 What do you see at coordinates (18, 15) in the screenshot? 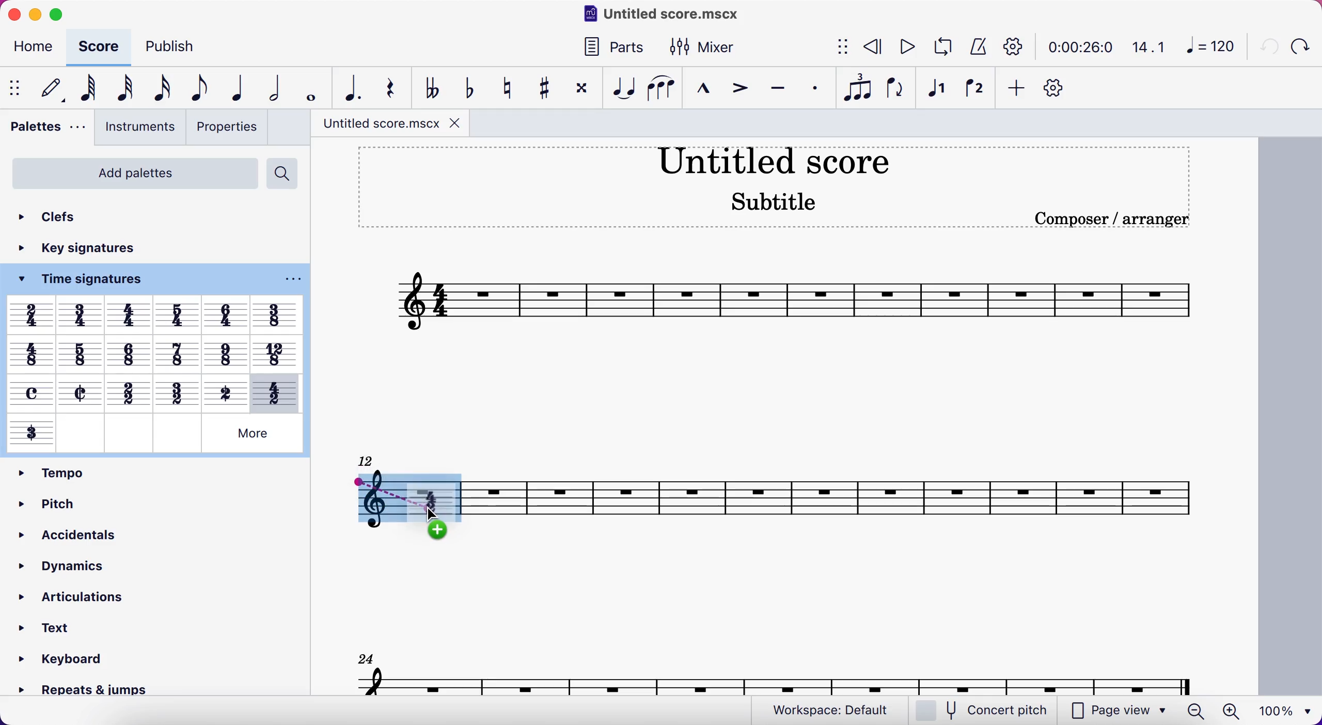
I see `close` at bounding box center [18, 15].